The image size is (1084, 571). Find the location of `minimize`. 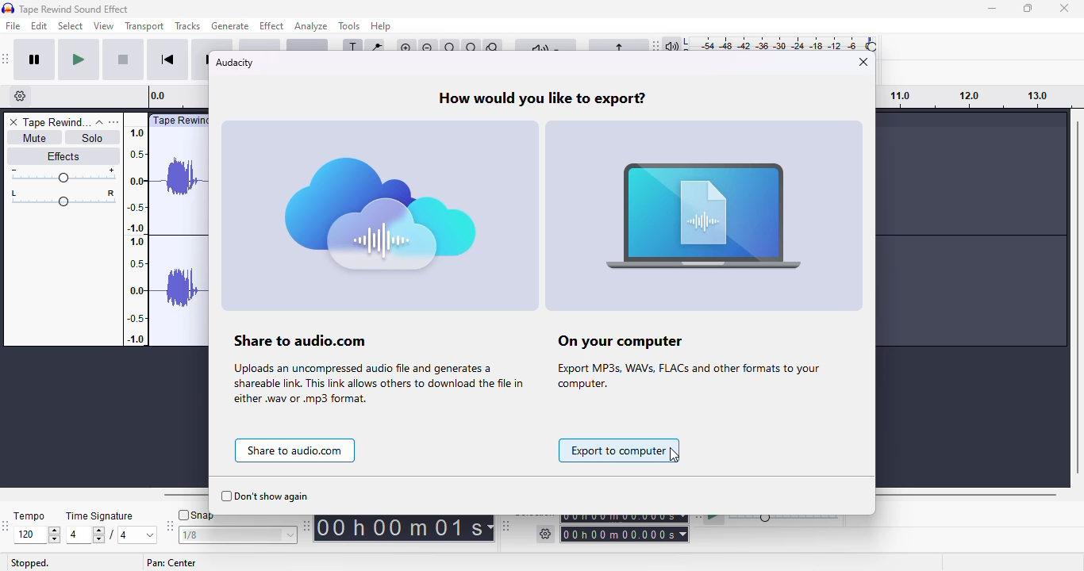

minimize is located at coordinates (991, 9).